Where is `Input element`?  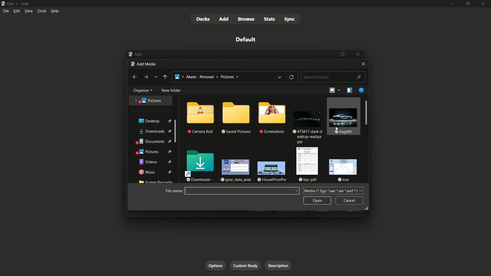 Input element is located at coordinates (242, 191).